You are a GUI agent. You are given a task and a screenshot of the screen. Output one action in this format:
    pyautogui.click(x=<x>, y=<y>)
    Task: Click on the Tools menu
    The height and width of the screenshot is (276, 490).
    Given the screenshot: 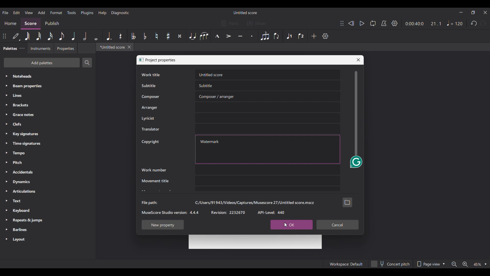 What is the action you would take?
    pyautogui.click(x=71, y=13)
    